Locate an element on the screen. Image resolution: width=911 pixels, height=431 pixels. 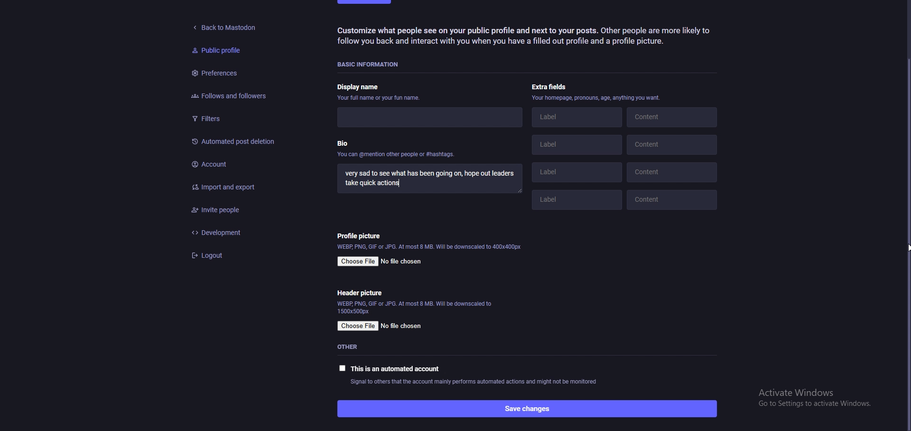
cursor is located at coordinates (907, 248).